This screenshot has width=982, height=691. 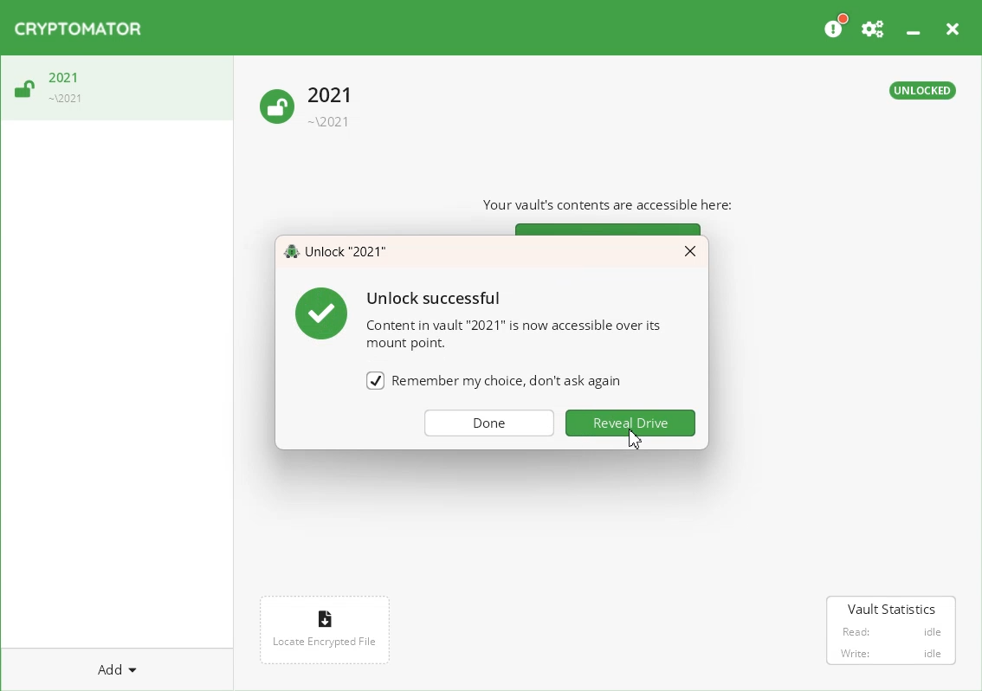 I want to click on Your vault's contents are accessible here:, so click(x=616, y=204).